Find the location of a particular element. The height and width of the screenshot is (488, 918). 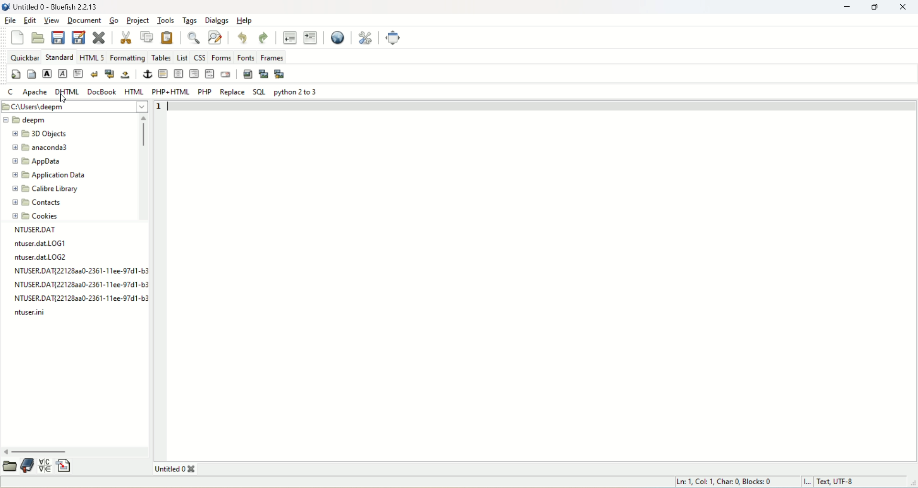

open is located at coordinates (38, 37).